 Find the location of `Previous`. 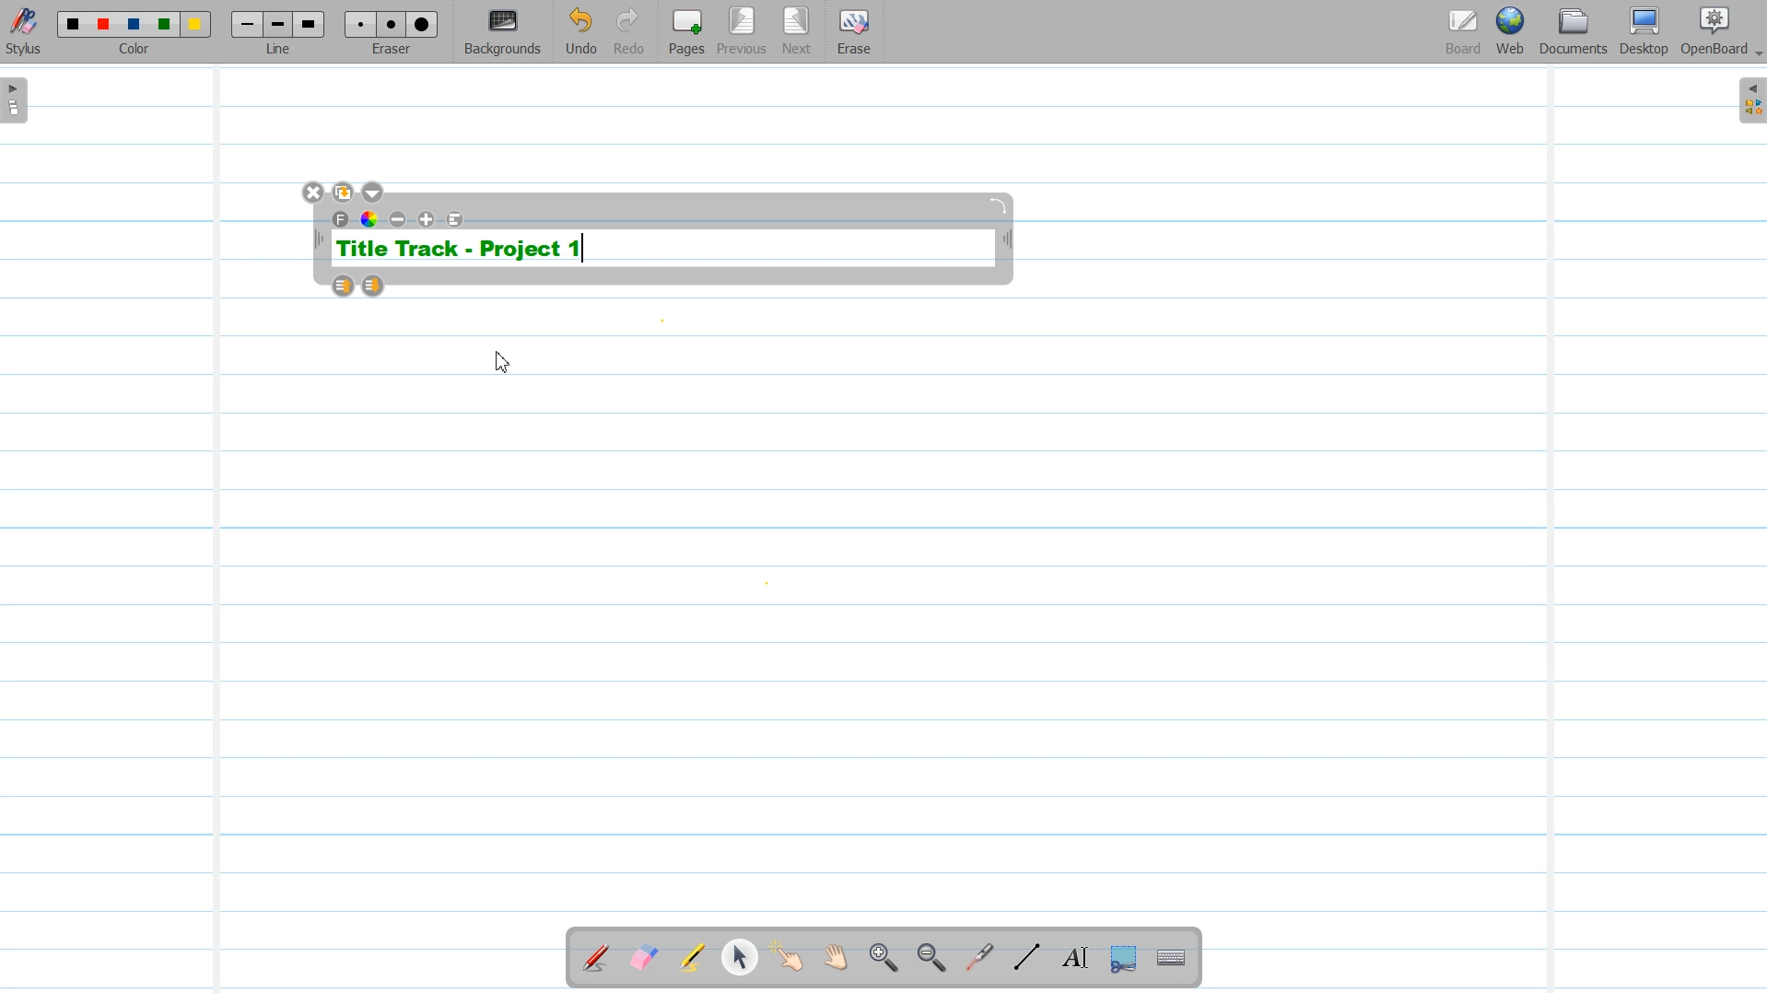

Previous is located at coordinates (744, 32).